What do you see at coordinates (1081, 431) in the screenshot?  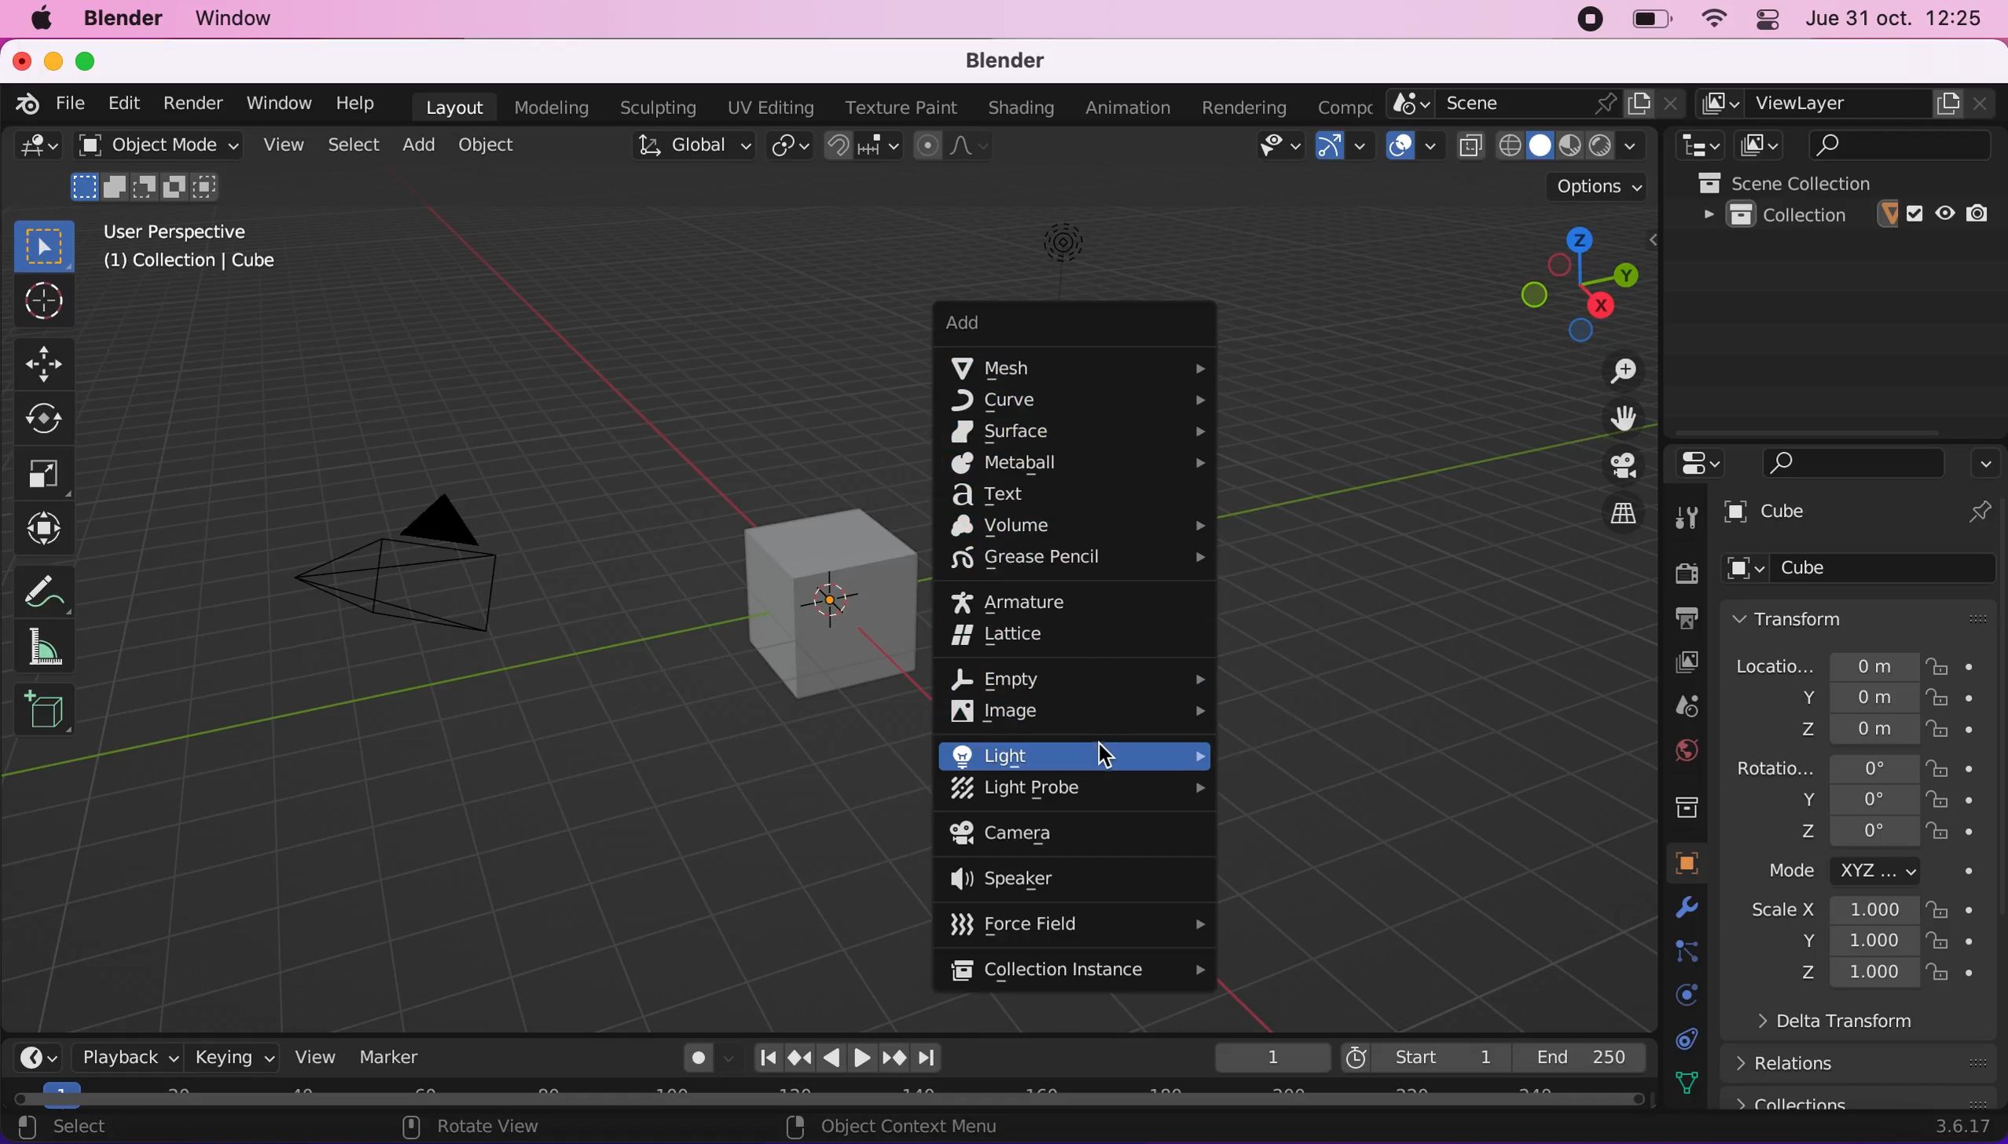 I see `surface` at bounding box center [1081, 431].